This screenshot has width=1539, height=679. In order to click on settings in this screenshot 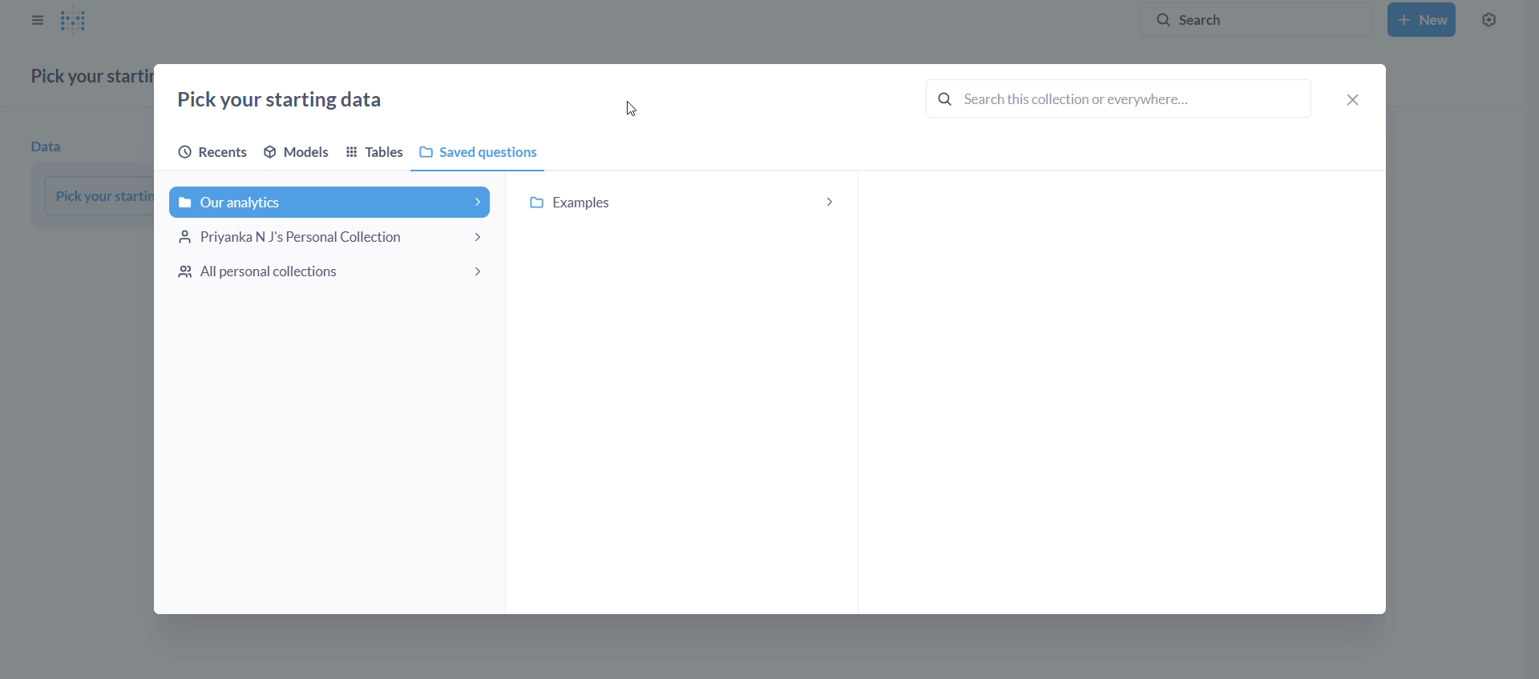, I will do `click(1489, 19)`.